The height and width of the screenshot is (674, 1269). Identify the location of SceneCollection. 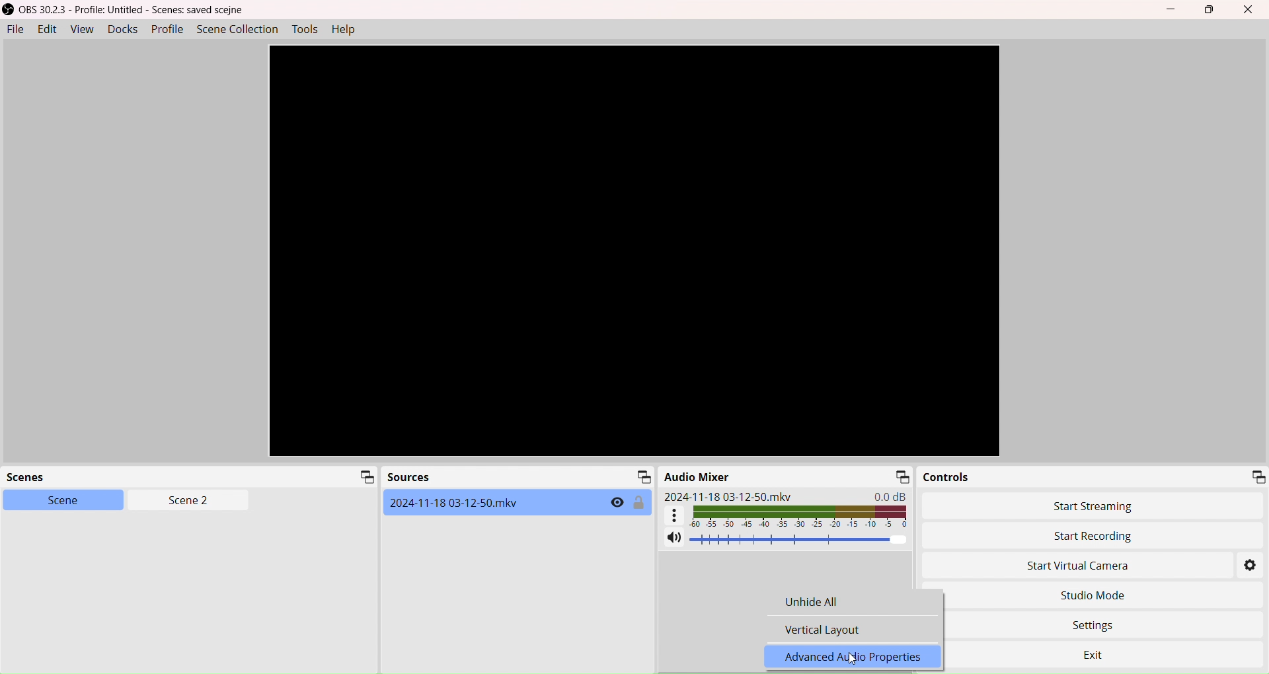
(239, 28).